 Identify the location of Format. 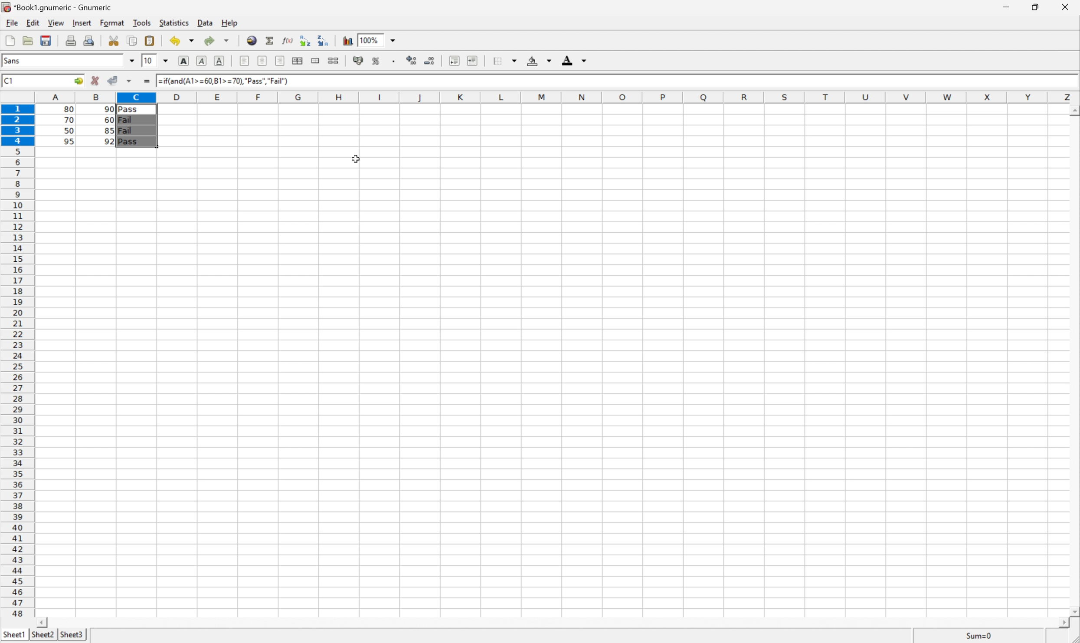
(112, 22).